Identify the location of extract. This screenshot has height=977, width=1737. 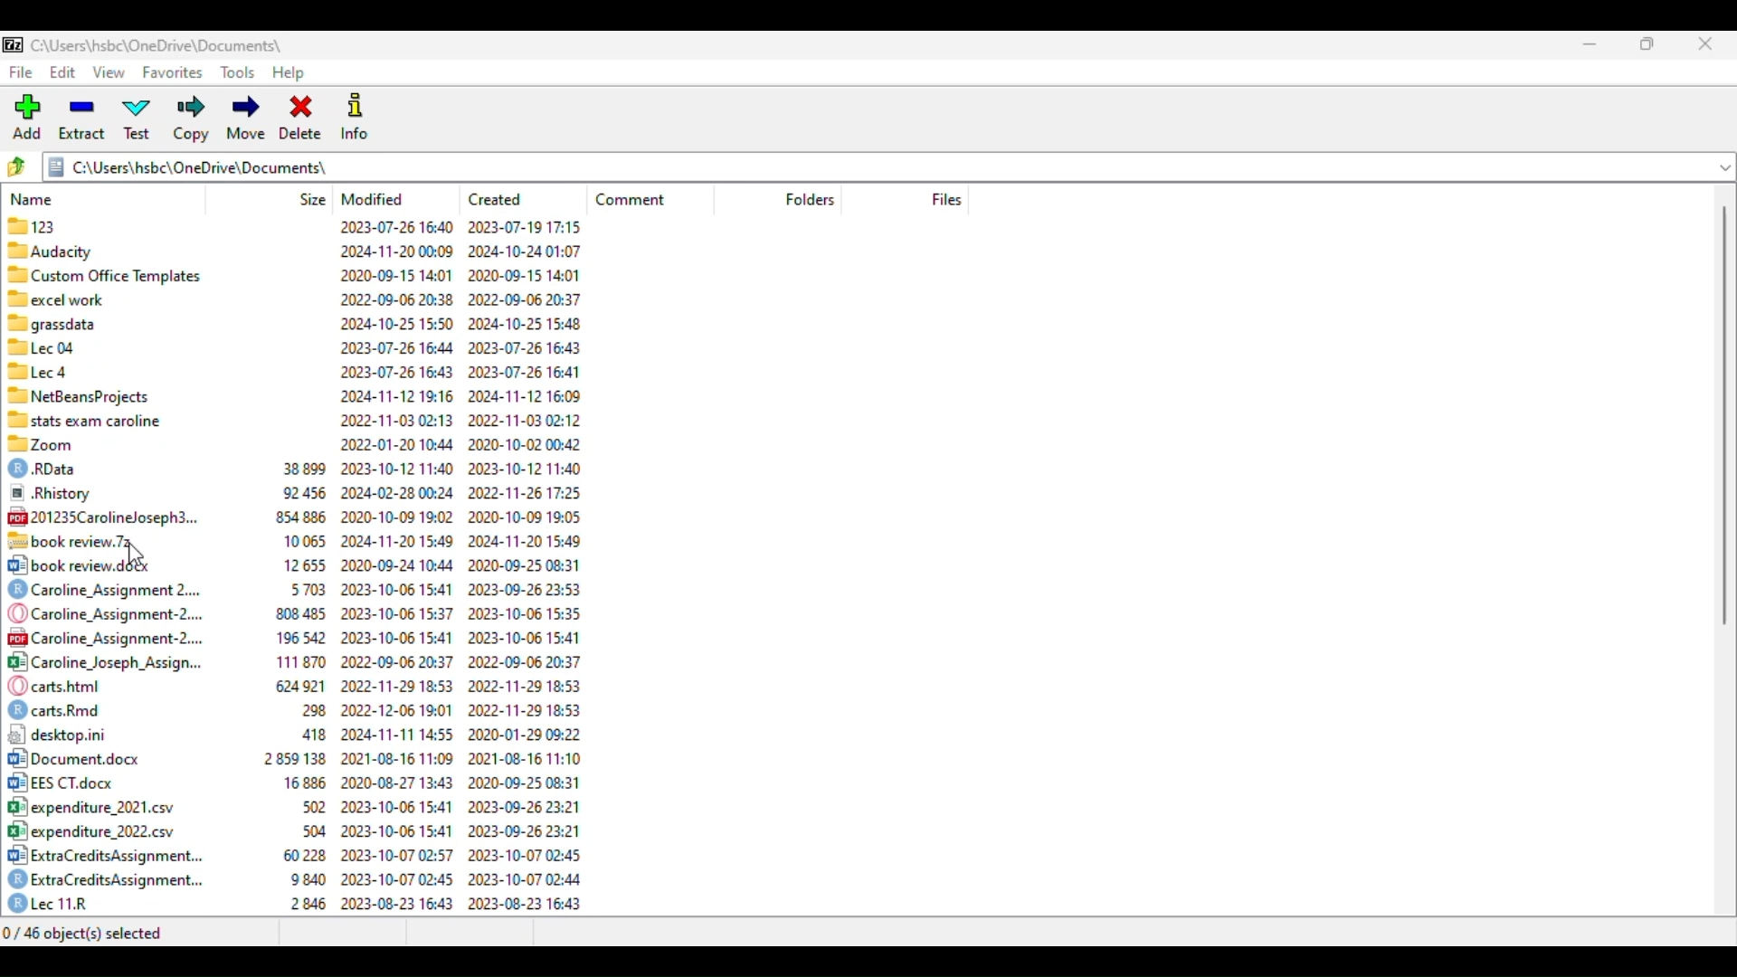
(81, 118).